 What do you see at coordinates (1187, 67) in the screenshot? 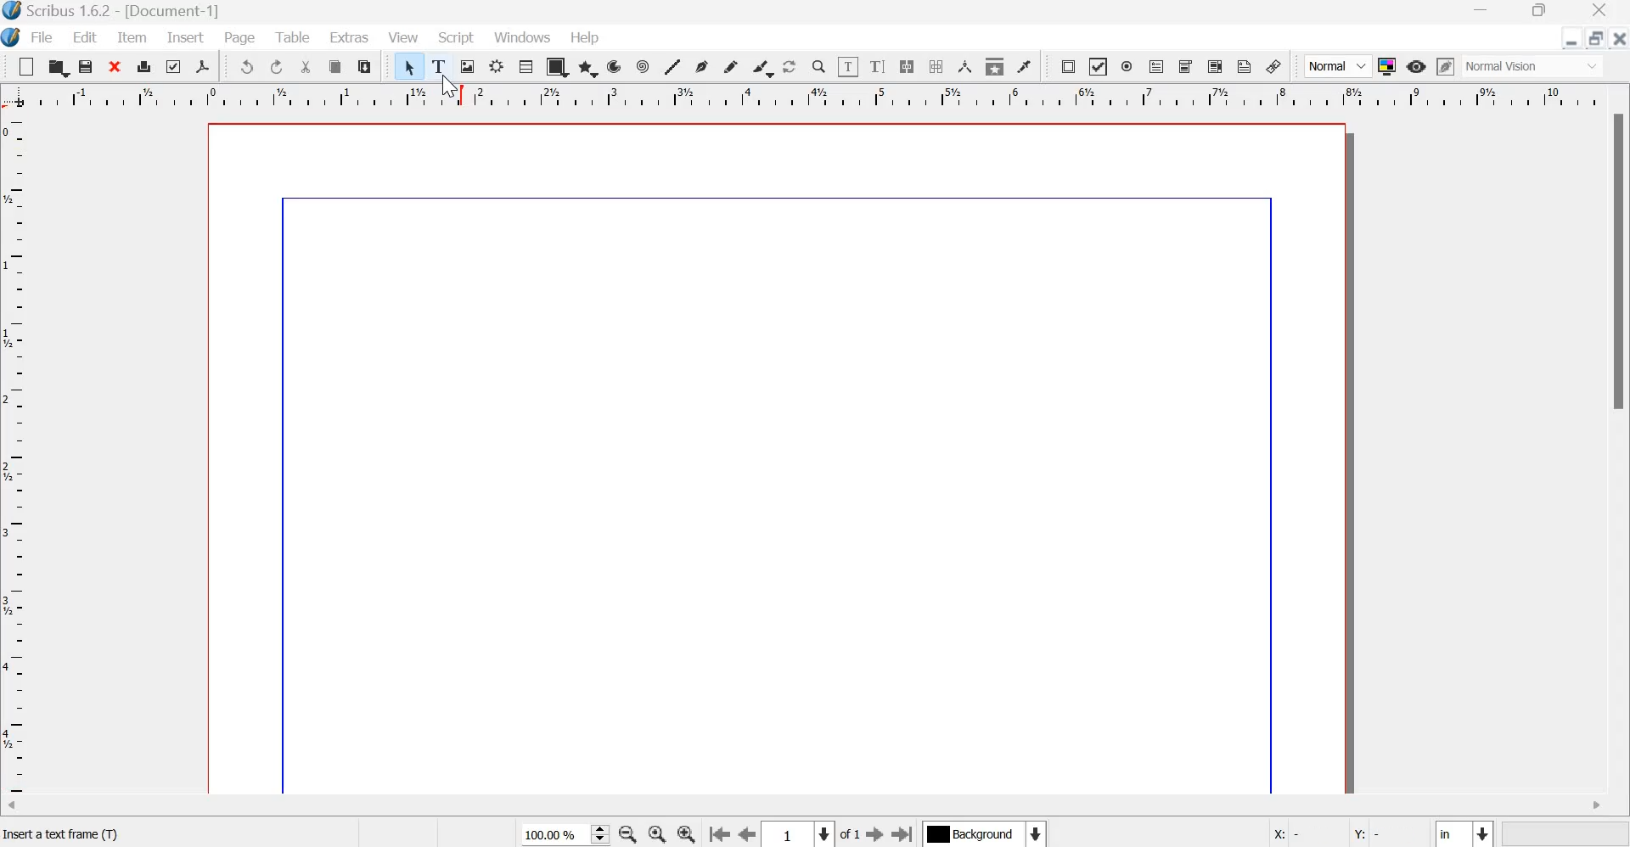
I see `PDF Combo Box` at bounding box center [1187, 67].